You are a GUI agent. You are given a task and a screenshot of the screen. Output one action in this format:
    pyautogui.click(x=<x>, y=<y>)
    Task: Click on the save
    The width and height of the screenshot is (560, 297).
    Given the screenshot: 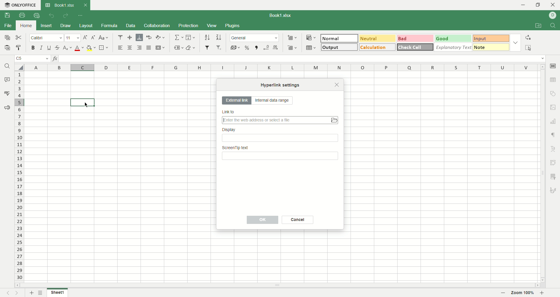 What is the action you would take?
    pyautogui.click(x=7, y=15)
    